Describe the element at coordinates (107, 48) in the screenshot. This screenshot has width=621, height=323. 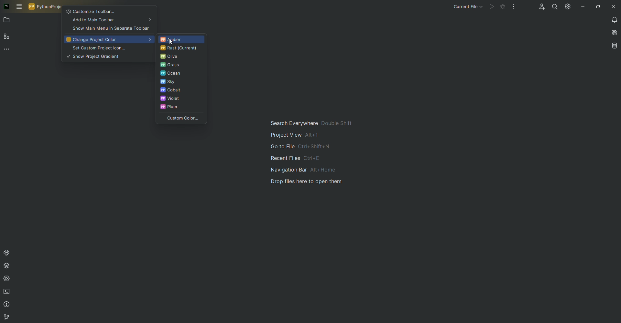
I see `Set Custom Icon` at that location.